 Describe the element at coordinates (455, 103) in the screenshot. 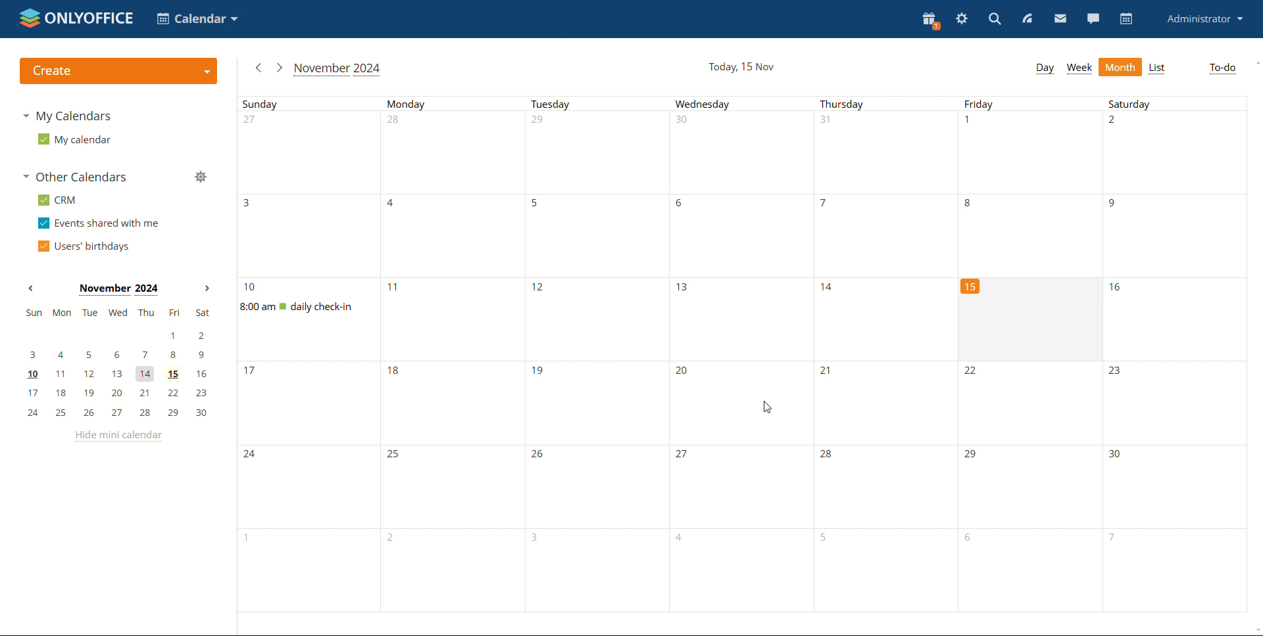

I see `individual day` at that location.